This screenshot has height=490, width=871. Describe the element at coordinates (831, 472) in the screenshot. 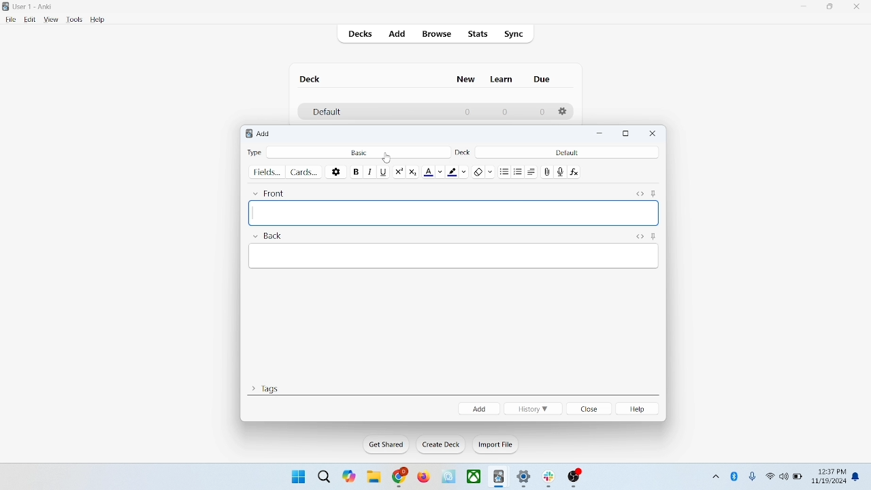

I see `12:37 PM` at that location.